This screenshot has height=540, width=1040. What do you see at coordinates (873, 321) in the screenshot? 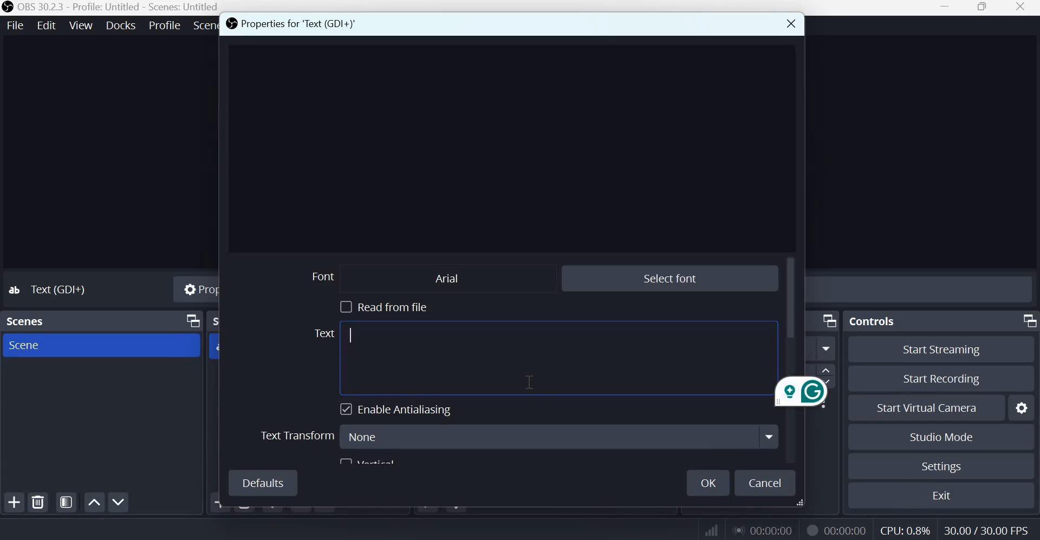
I see `Controls` at bounding box center [873, 321].